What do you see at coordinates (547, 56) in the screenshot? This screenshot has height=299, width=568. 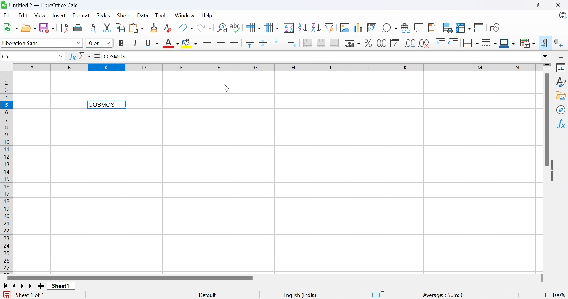 I see `Expand formula bar` at bounding box center [547, 56].